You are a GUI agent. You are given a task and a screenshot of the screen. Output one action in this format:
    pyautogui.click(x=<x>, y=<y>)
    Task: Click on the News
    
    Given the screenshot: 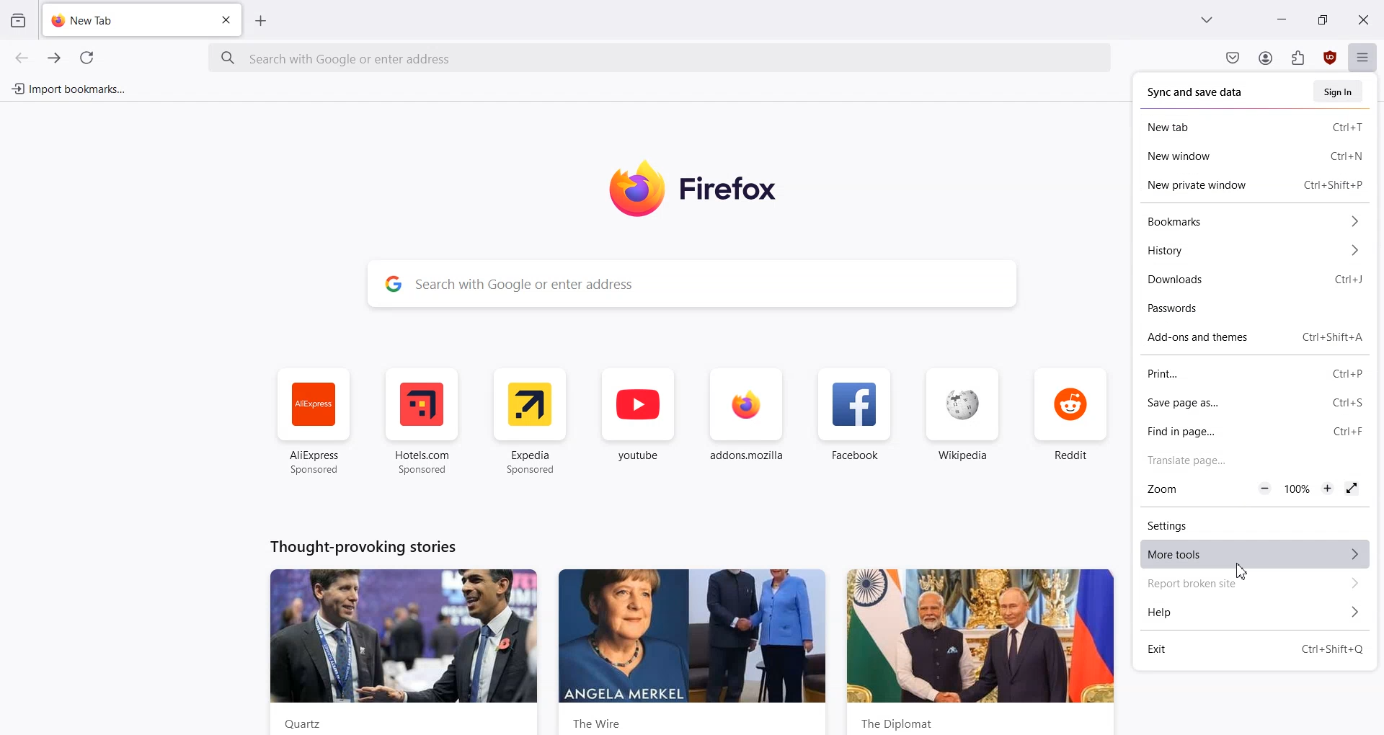 What is the action you would take?
    pyautogui.click(x=981, y=651)
    